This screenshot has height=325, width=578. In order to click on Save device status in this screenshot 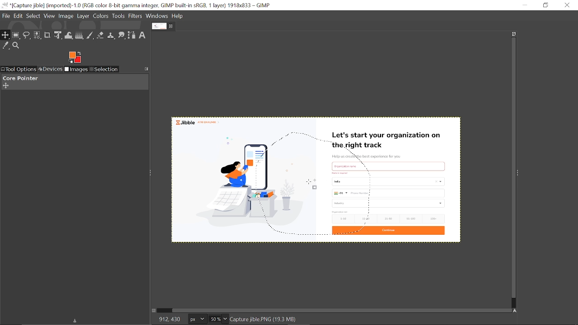, I will do `click(77, 321)`.